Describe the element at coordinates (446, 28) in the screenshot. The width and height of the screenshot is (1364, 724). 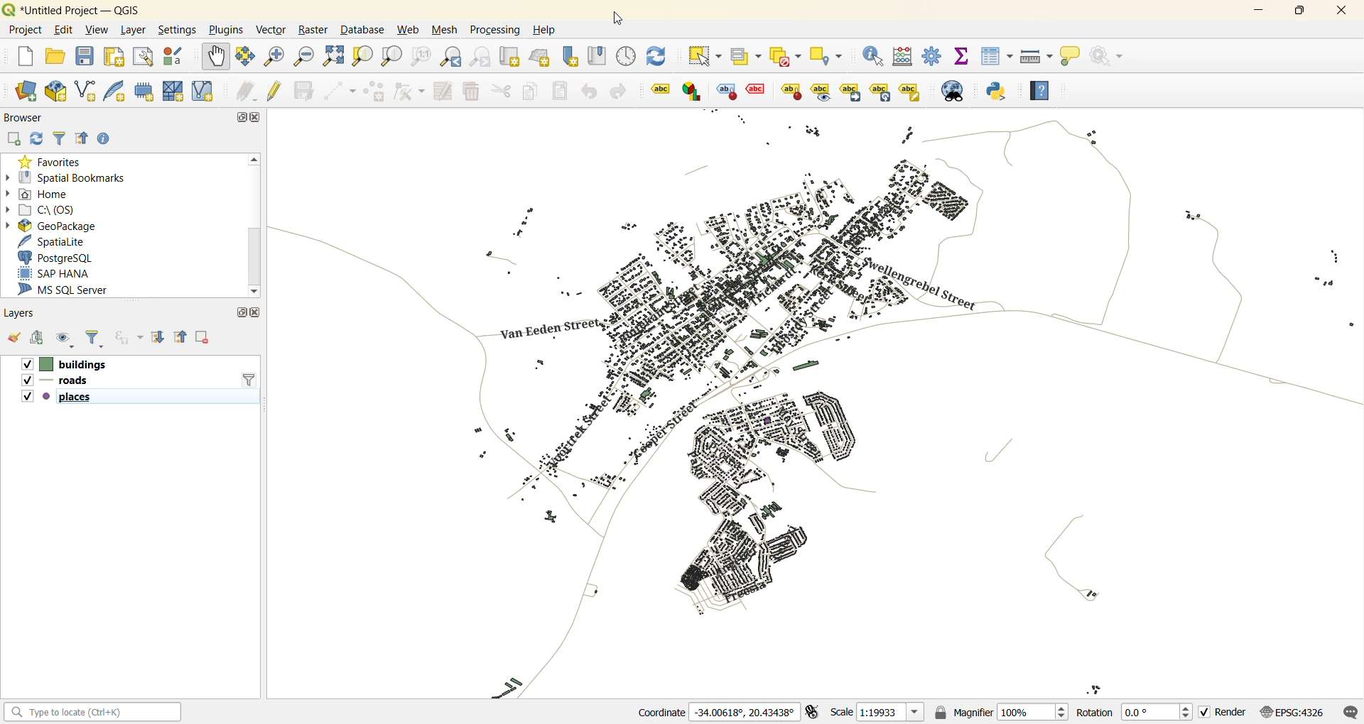
I see `mesh` at that location.